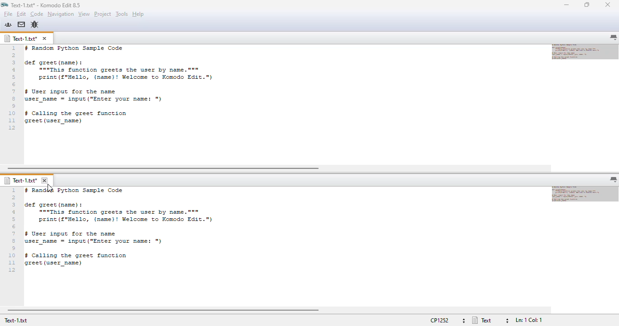 The image size is (619, 326). Describe the element at coordinates (44, 181) in the screenshot. I see `close tab` at that location.